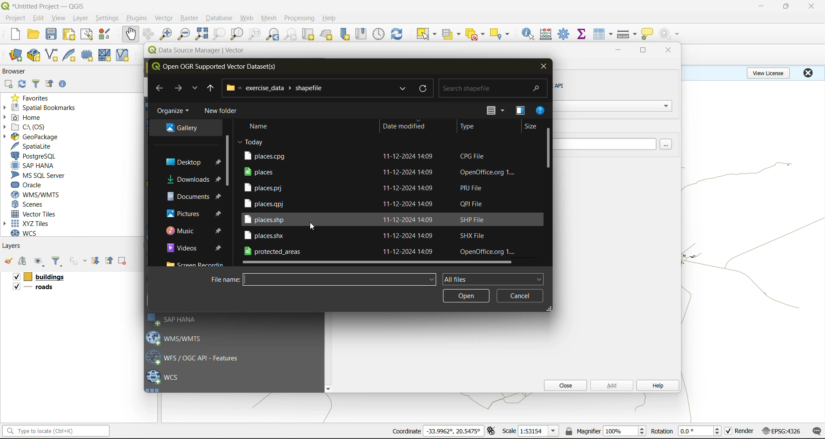 The image size is (825, 439). Describe the element at coordinates (190, 17) in the screenshot. I see `raster` at that location.